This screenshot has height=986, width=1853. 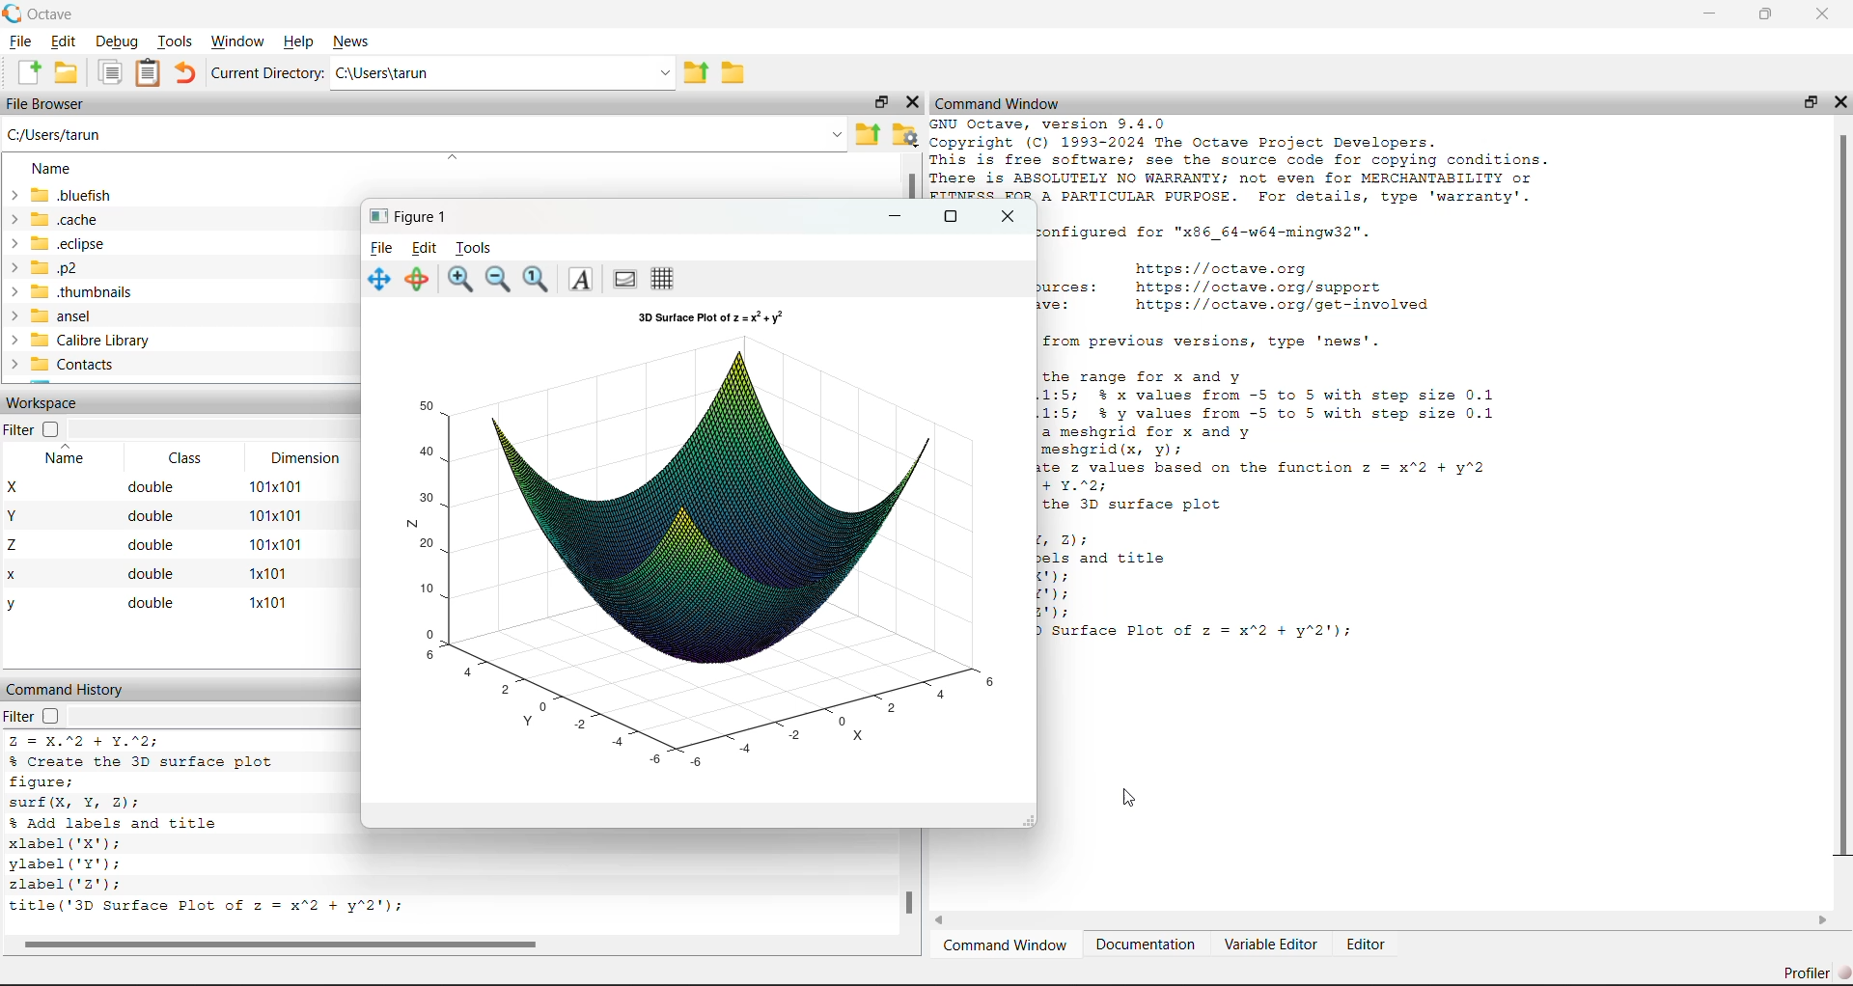 What do you see at coordinates (1843, 513) in the screenshot?
I see `Scroll` at bounding box center [1843, 513].